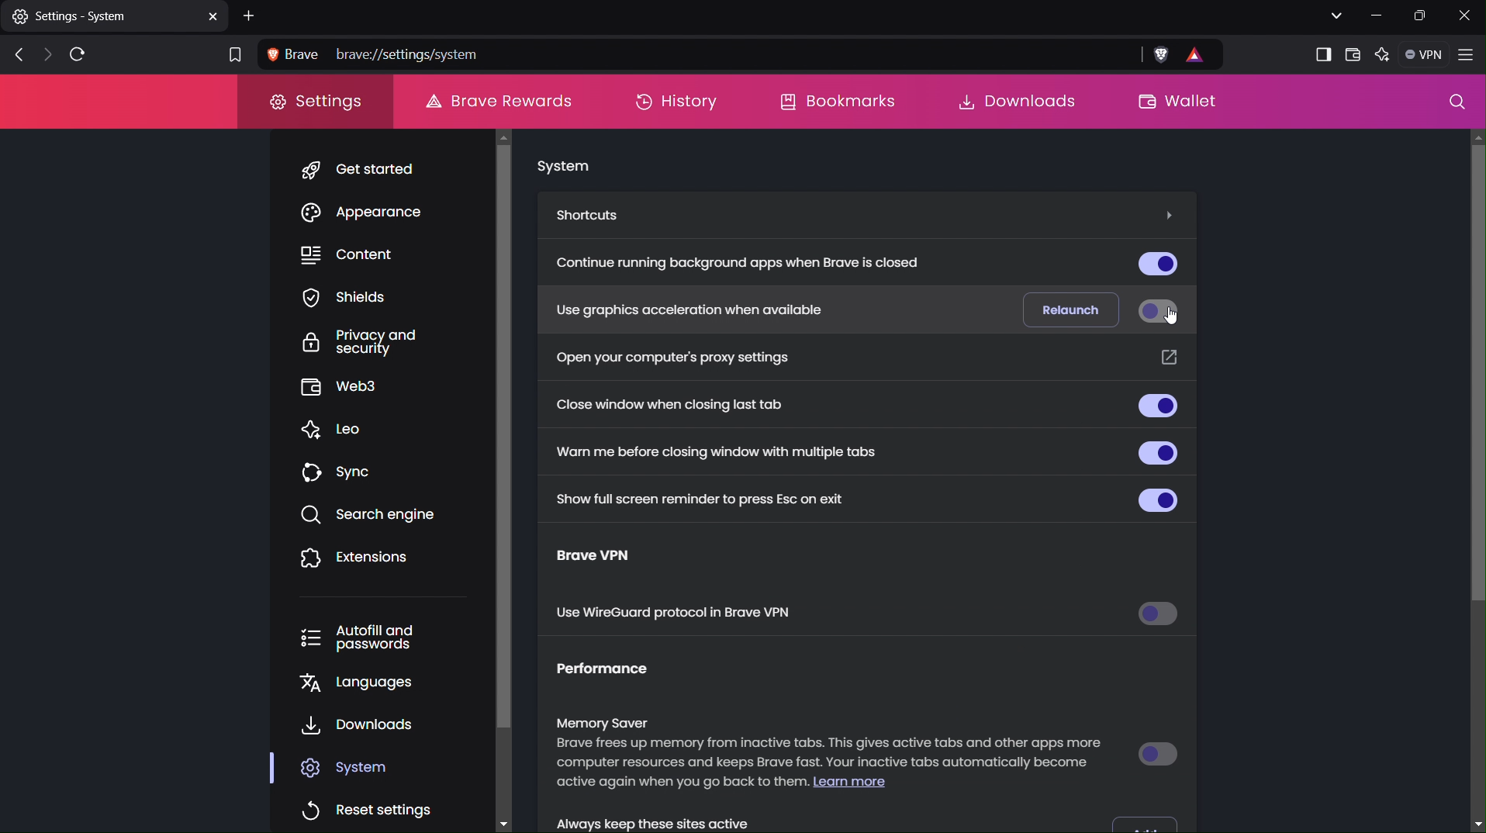 The width and height of the screenshot is (1486, 833). What do you see at coordinates (46, 55) in the screenshot?
I see `Next tab` at bounding box center [46, 55].